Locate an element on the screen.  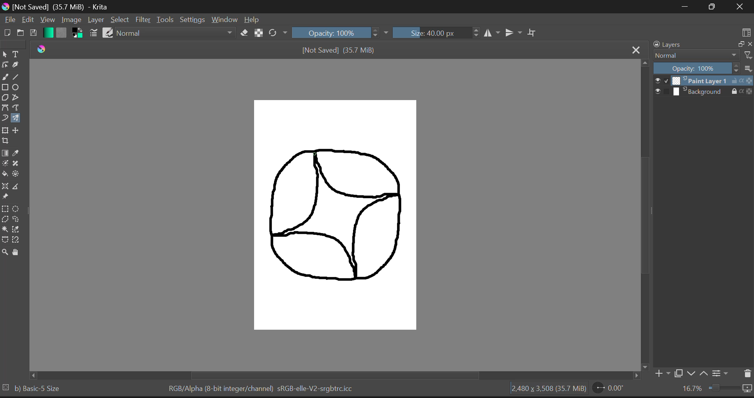
0.00 is located at coordinates (609, 389).